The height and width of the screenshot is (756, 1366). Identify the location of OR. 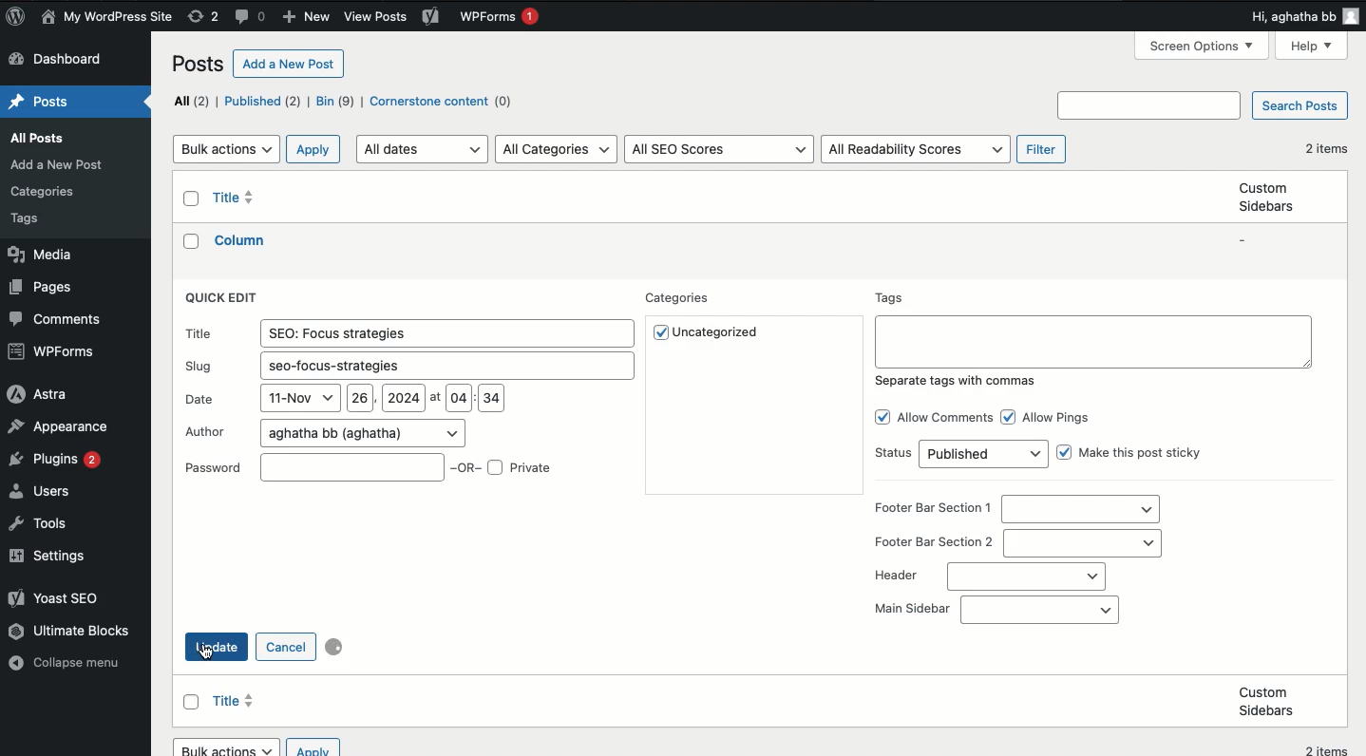
(467, 469).